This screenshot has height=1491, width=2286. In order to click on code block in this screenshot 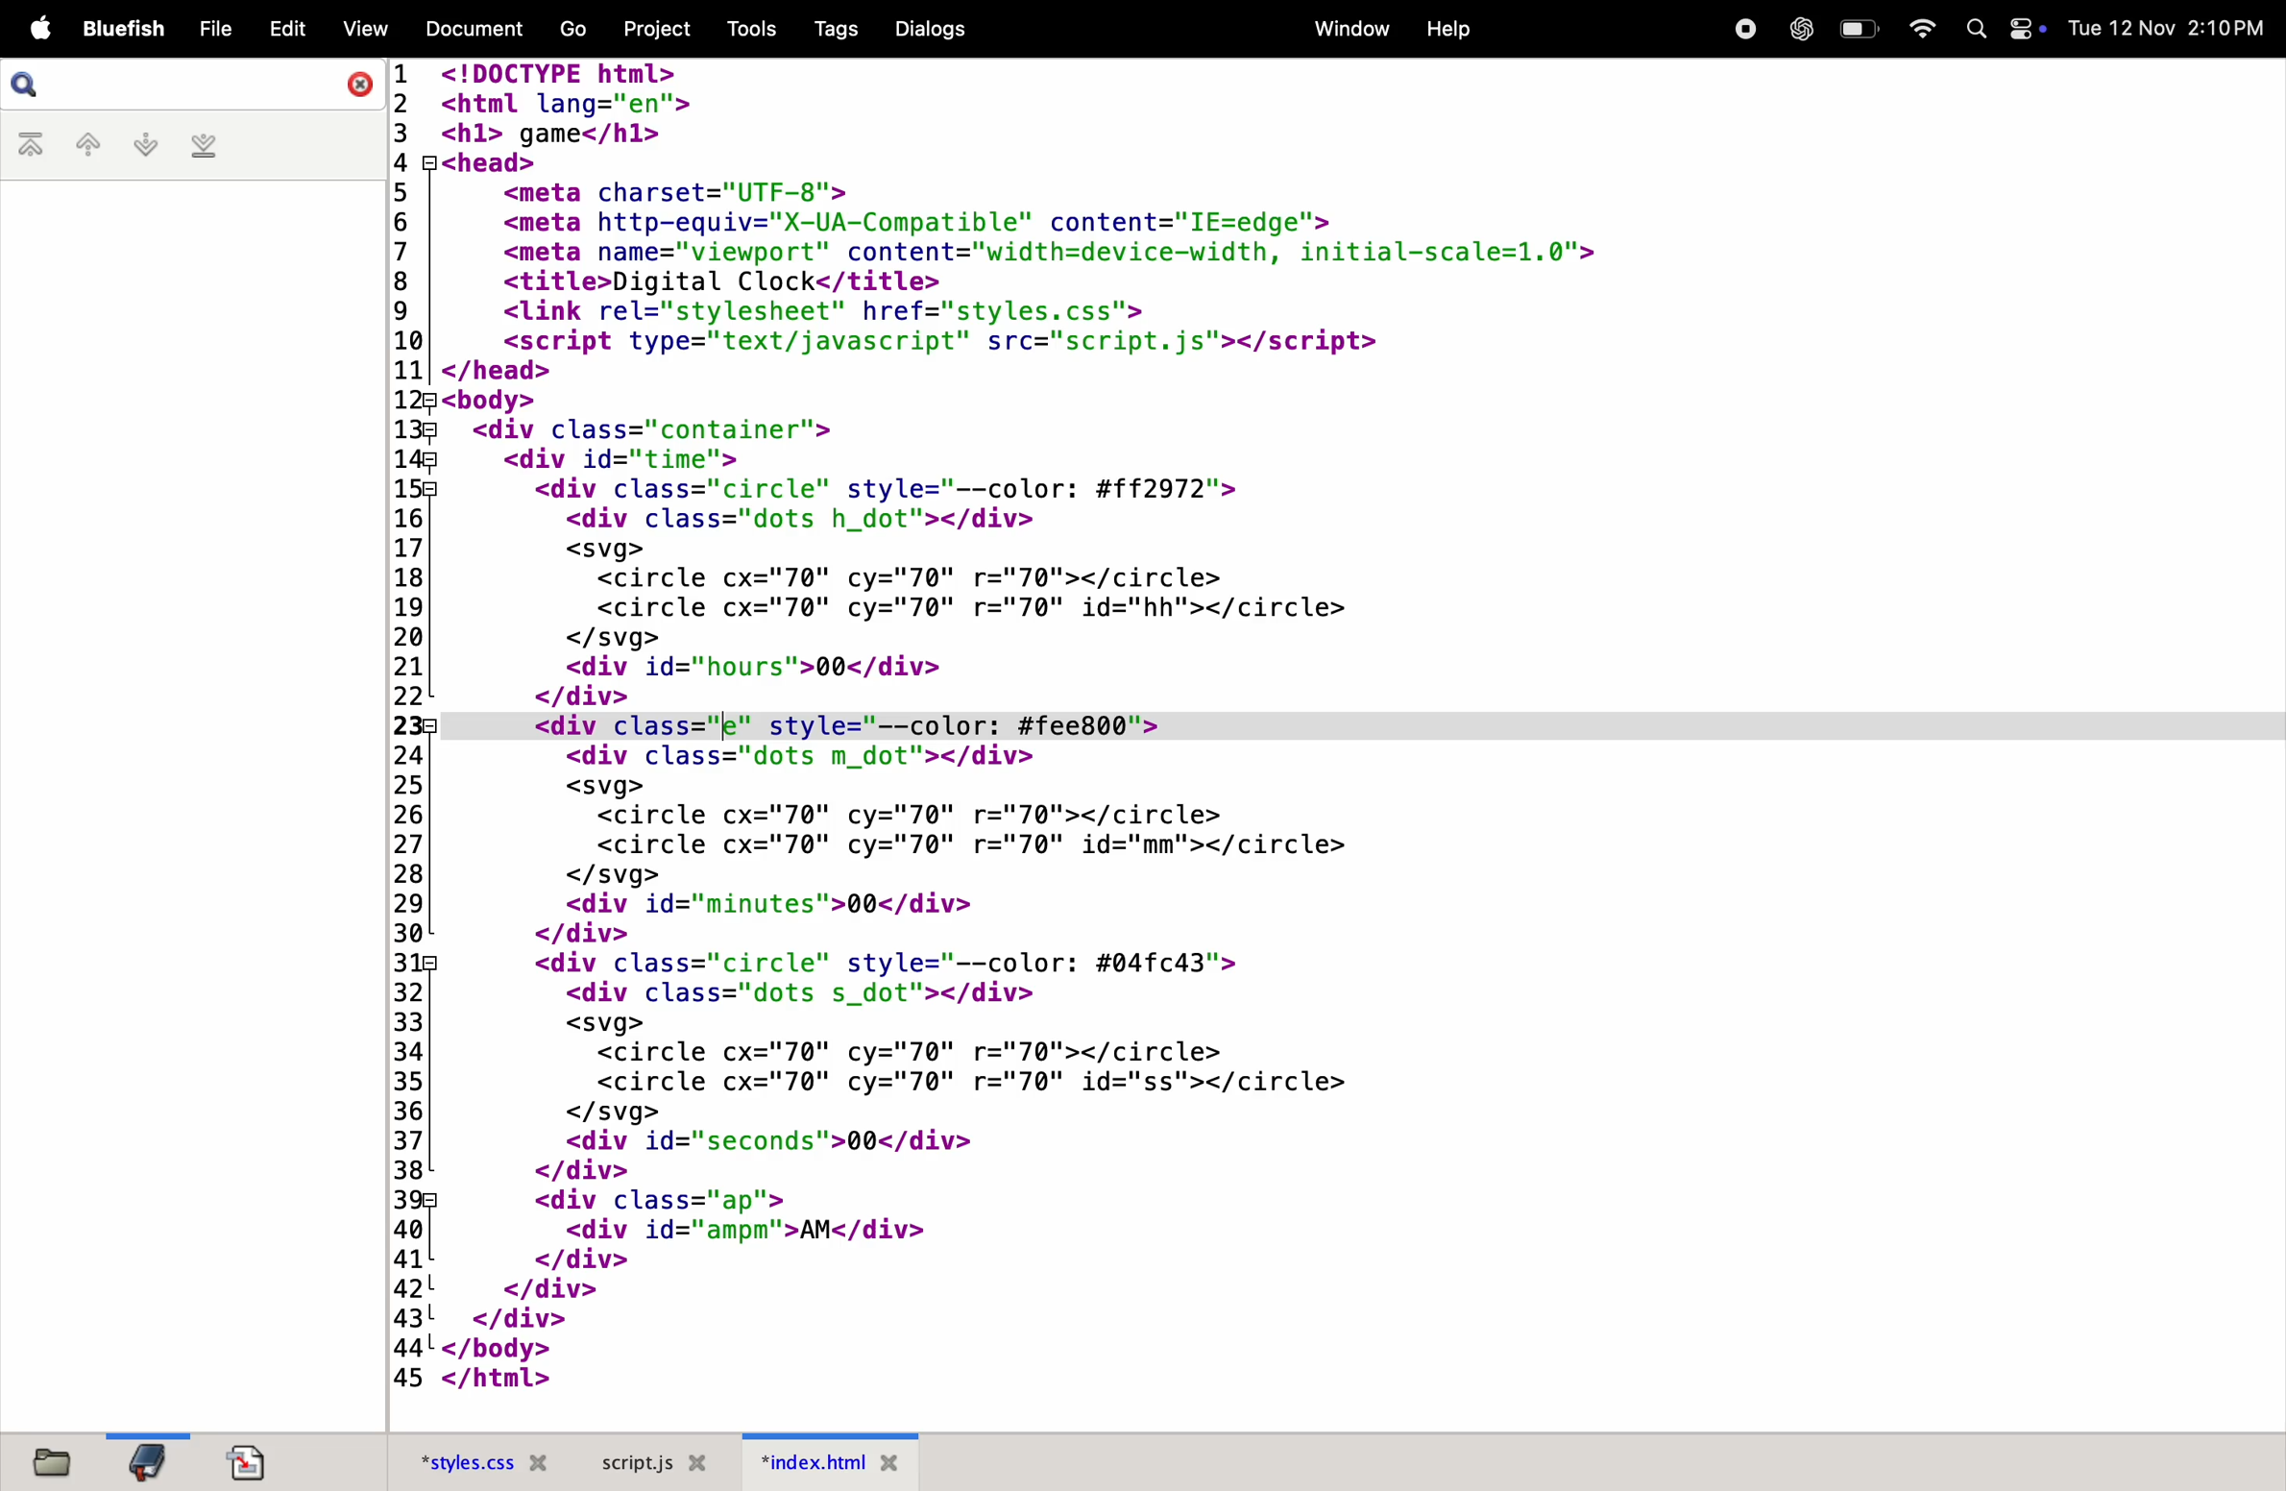, I will do `click(1136, 381)`.